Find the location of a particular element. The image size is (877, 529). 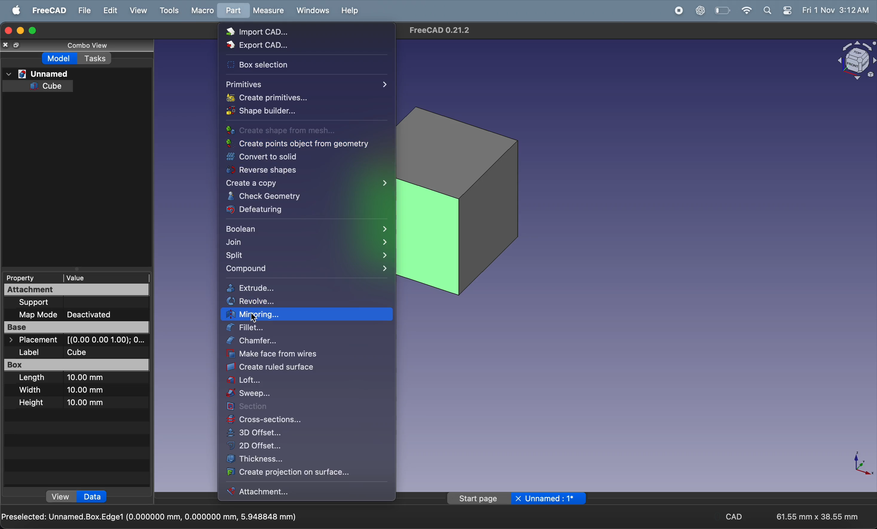

record is located at coordinates (680, 10).